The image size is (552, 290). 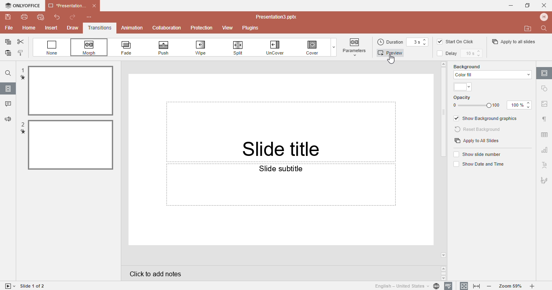 I want to click on Chart setting, so click(x=544, y=151).